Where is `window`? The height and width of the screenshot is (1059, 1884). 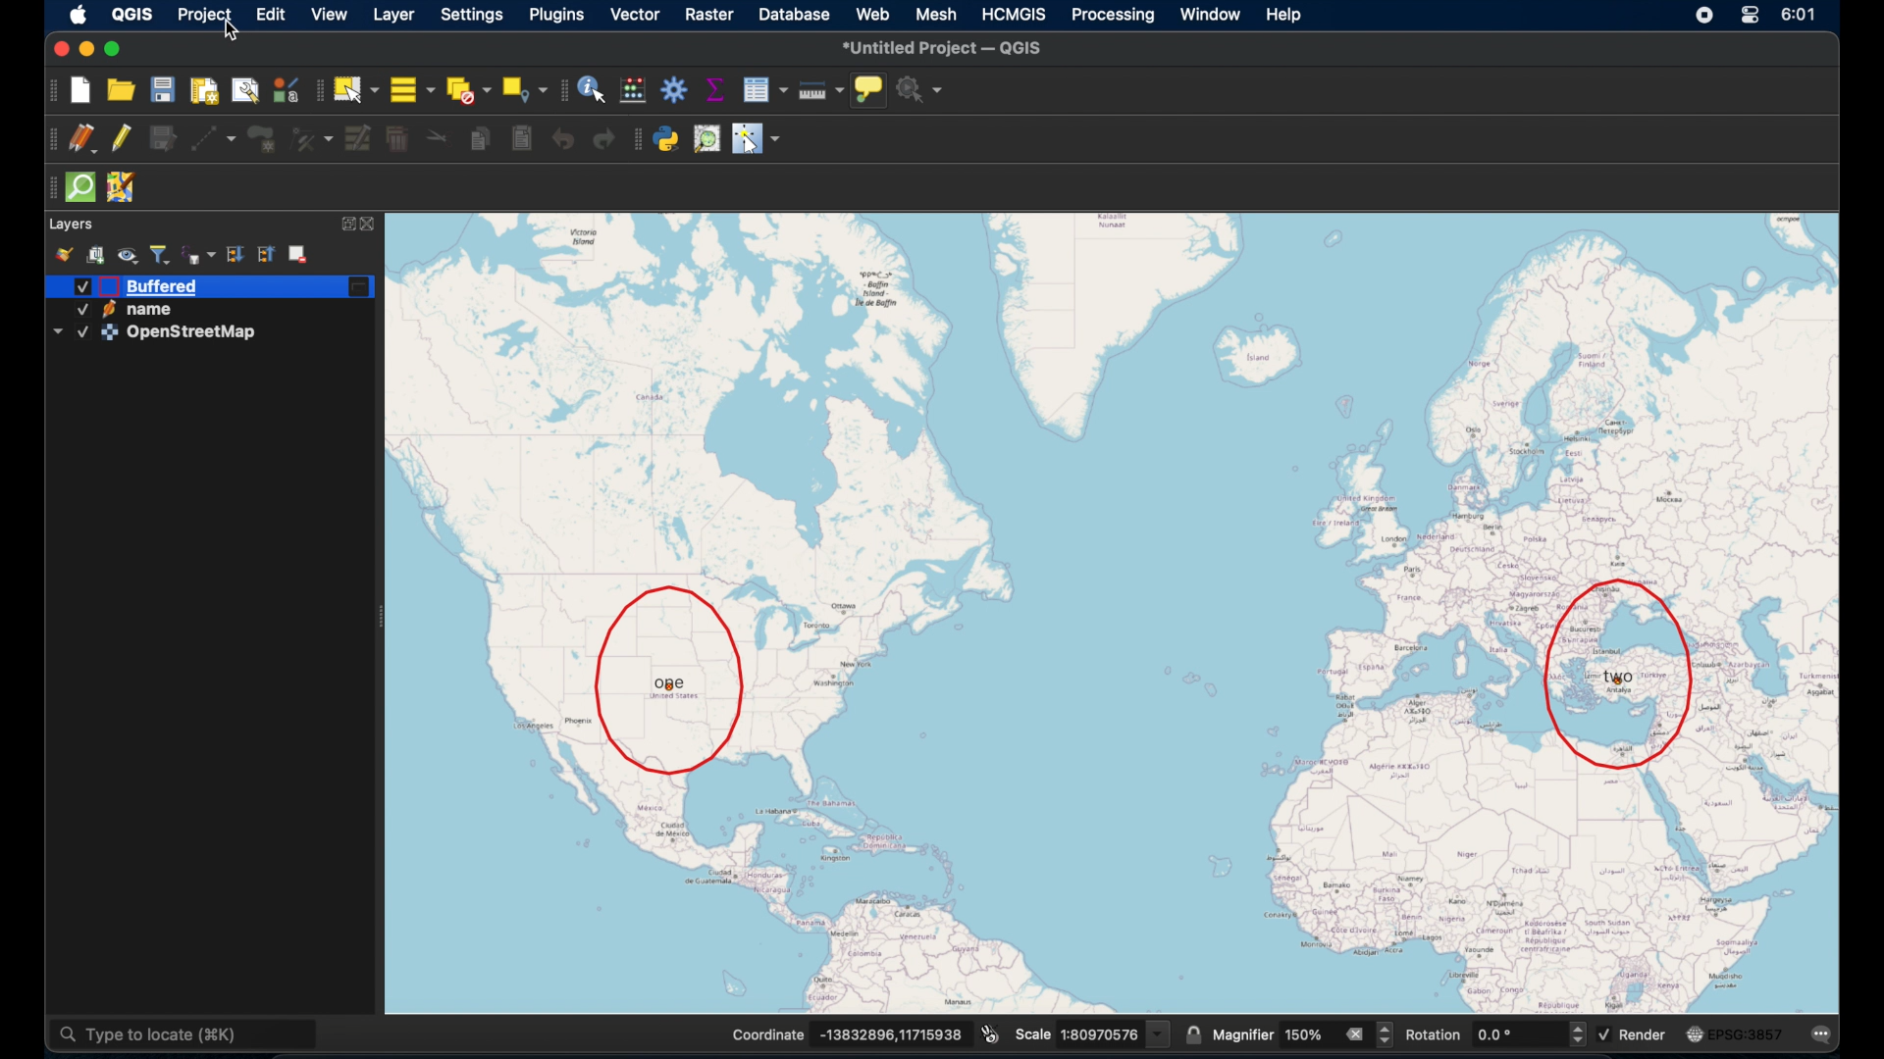
window is located at coordinates (1212, 16).